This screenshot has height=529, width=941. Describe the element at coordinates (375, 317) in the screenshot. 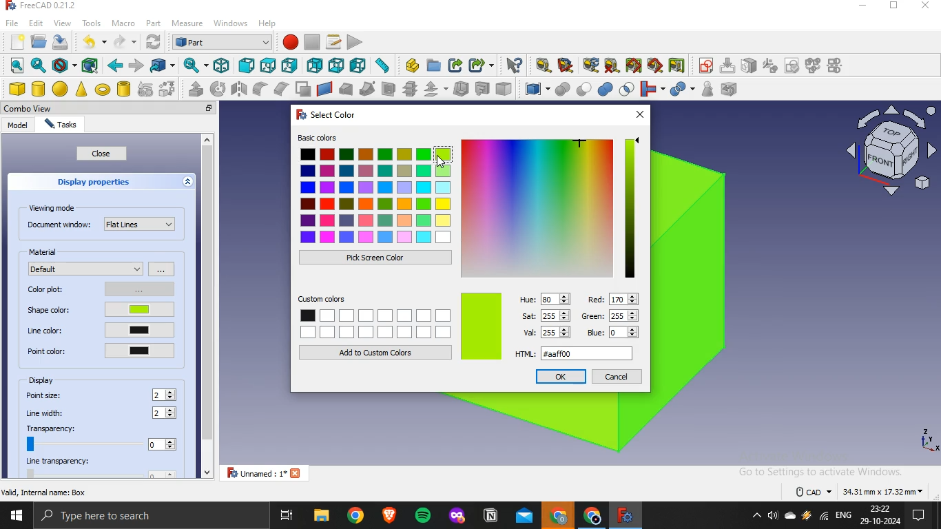

I see `custom colors` at that location.